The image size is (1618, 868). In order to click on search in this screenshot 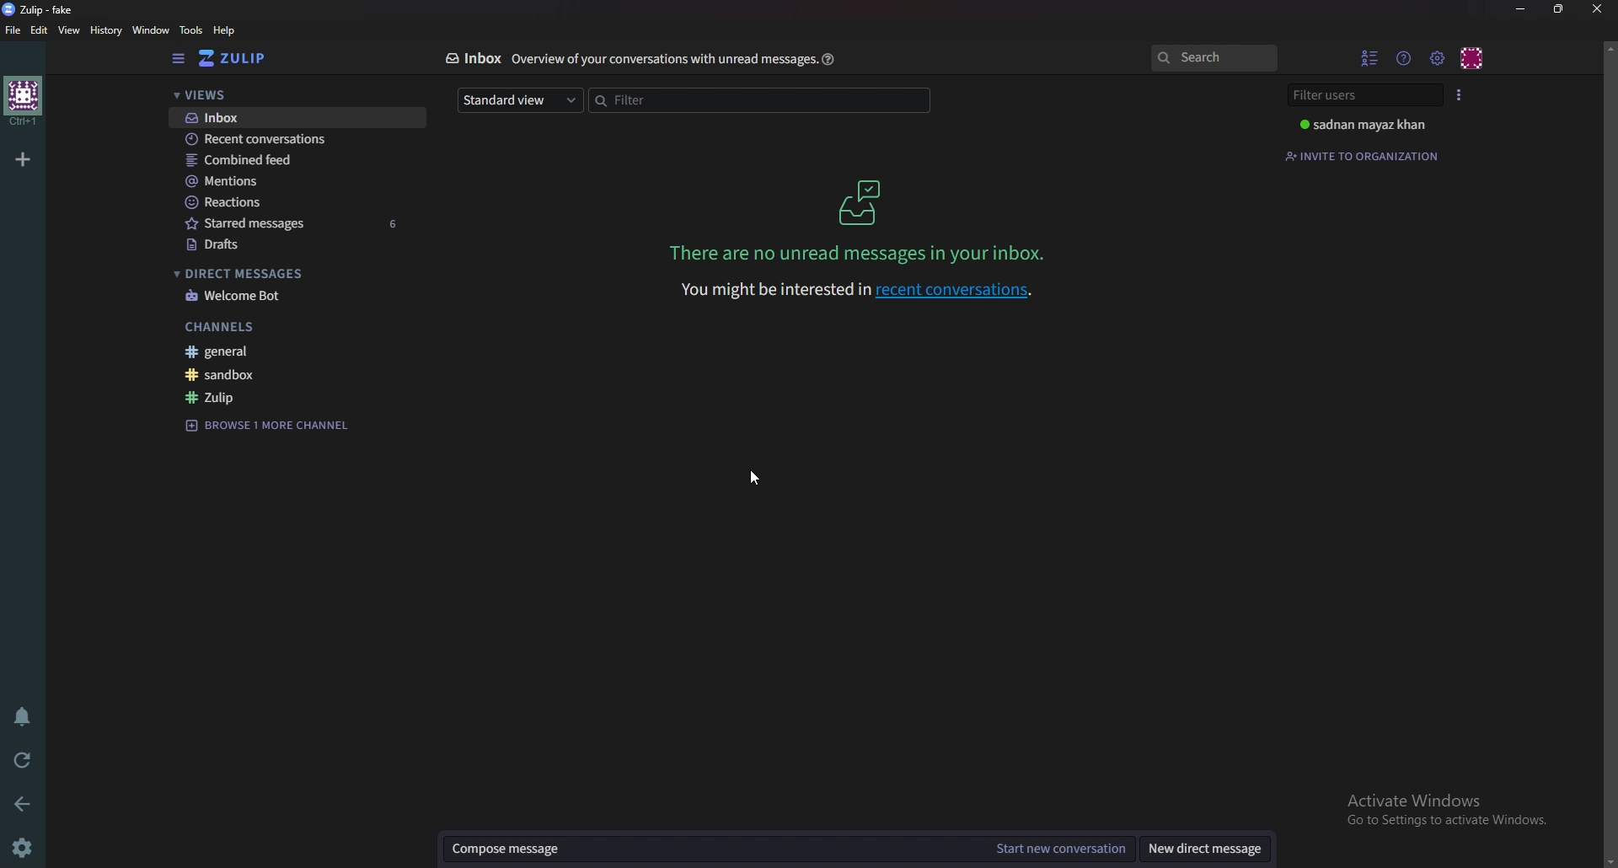, I will do `click(1214, 58)`.